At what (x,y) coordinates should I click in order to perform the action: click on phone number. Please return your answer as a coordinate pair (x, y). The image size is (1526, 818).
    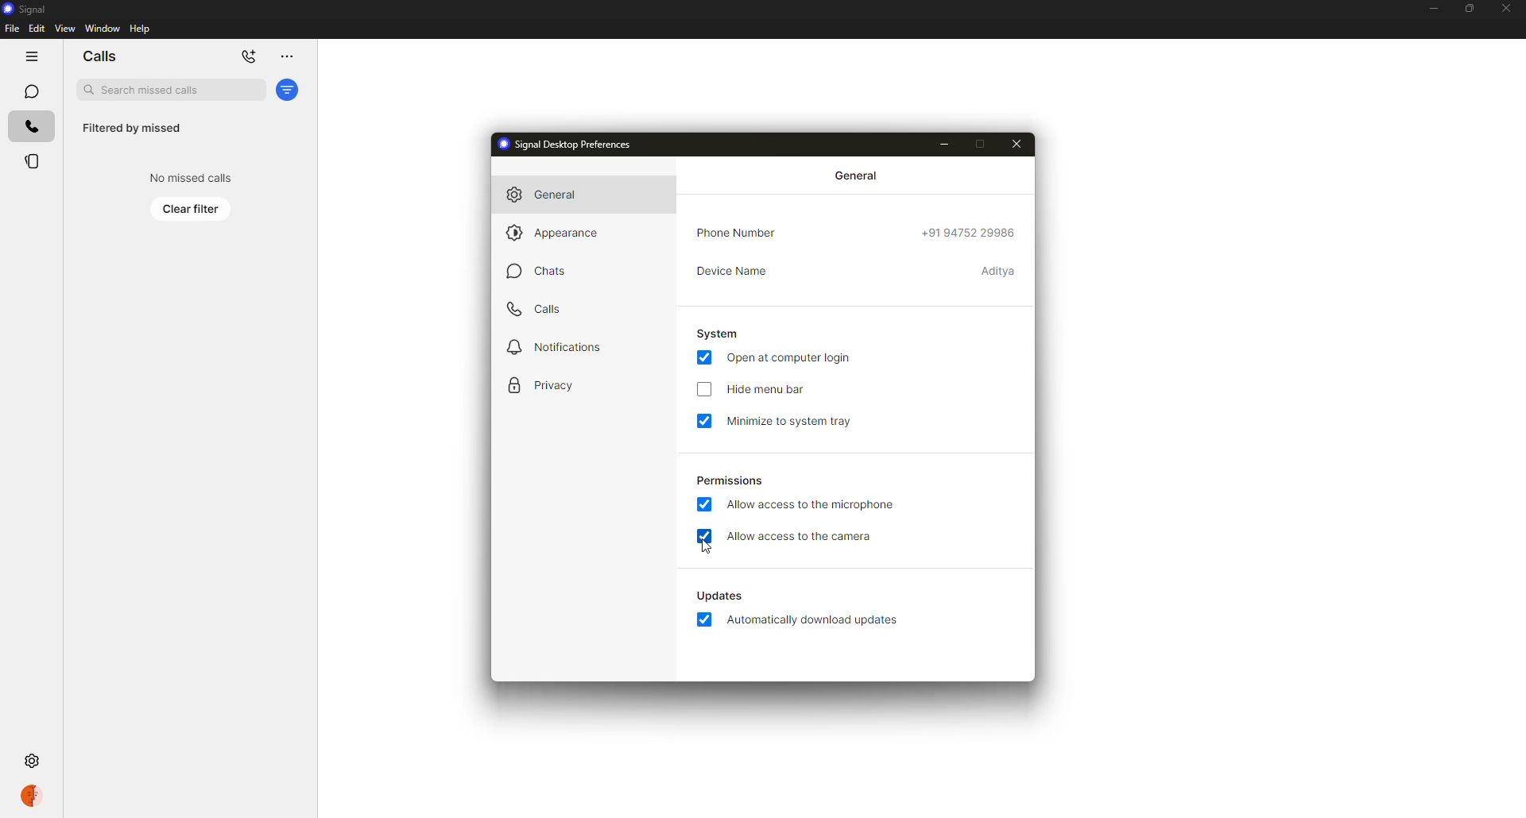
    Looking at the image, I should click on (742, 232).